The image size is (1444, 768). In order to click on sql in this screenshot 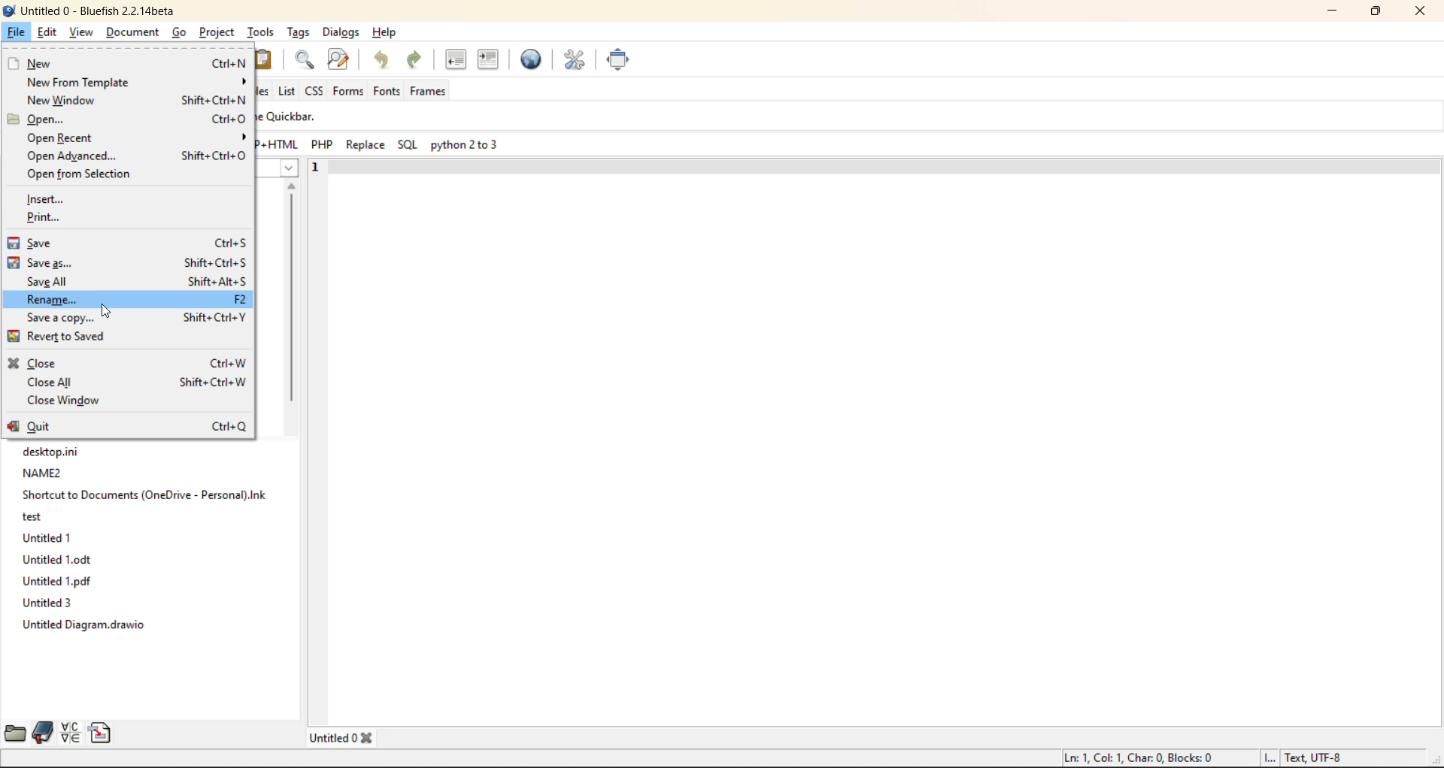, I will do `click(410, 145)`.